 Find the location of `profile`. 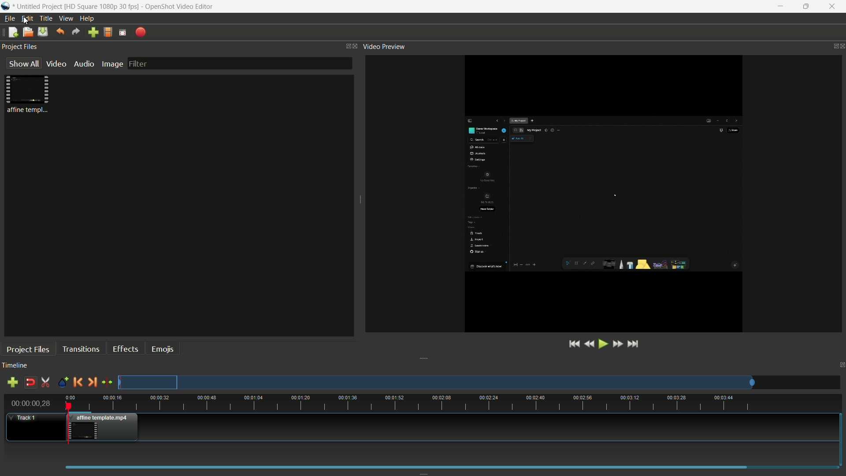

profile is located at coordinates (103, 6).